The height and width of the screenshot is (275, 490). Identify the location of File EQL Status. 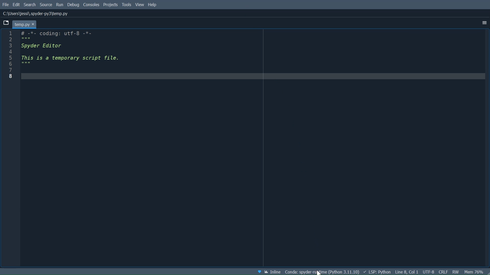
(443, 271).